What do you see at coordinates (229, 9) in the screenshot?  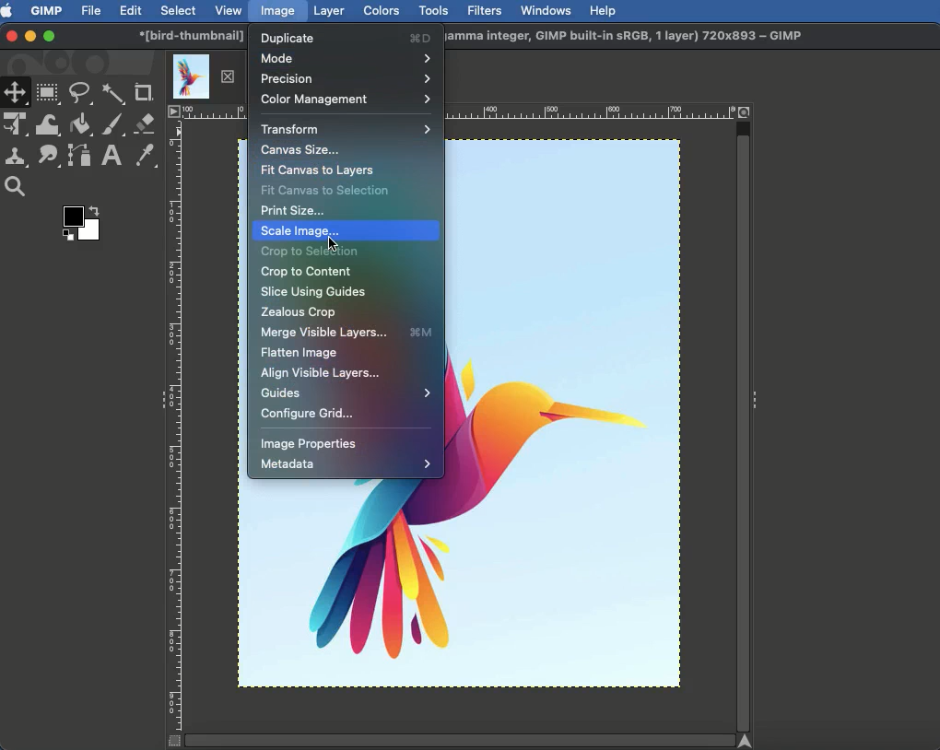 I see `View` at bounding box center [229, 9].